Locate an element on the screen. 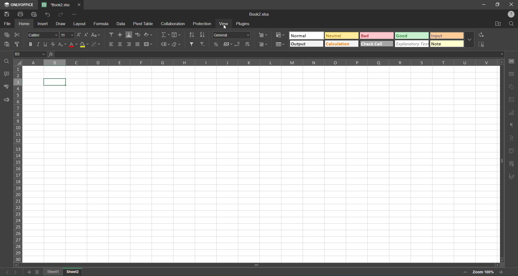 This screenshot has width=518, height=276. maximize is located at coordinates (499, 5).